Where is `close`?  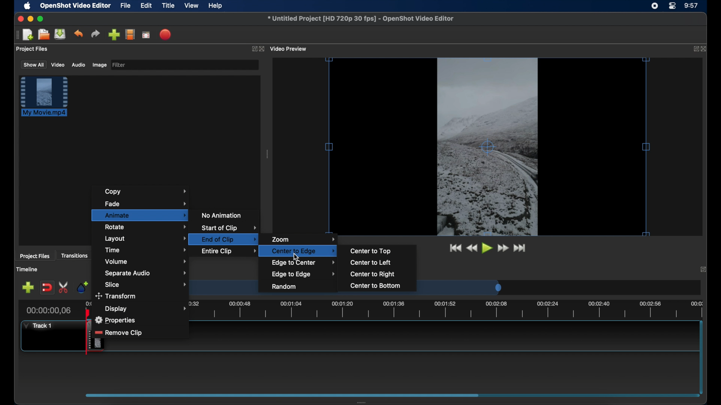
close is located at coordinates (263, 49).